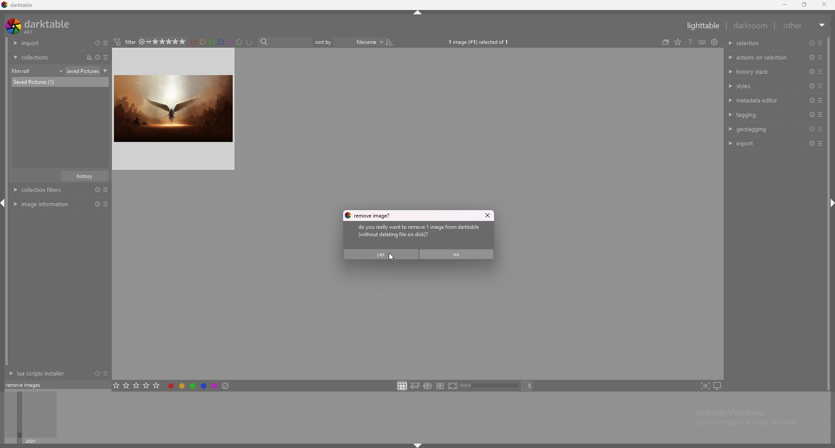 This screenshot has height=448, width=835. I want to click on film roll, so click(37, 71).